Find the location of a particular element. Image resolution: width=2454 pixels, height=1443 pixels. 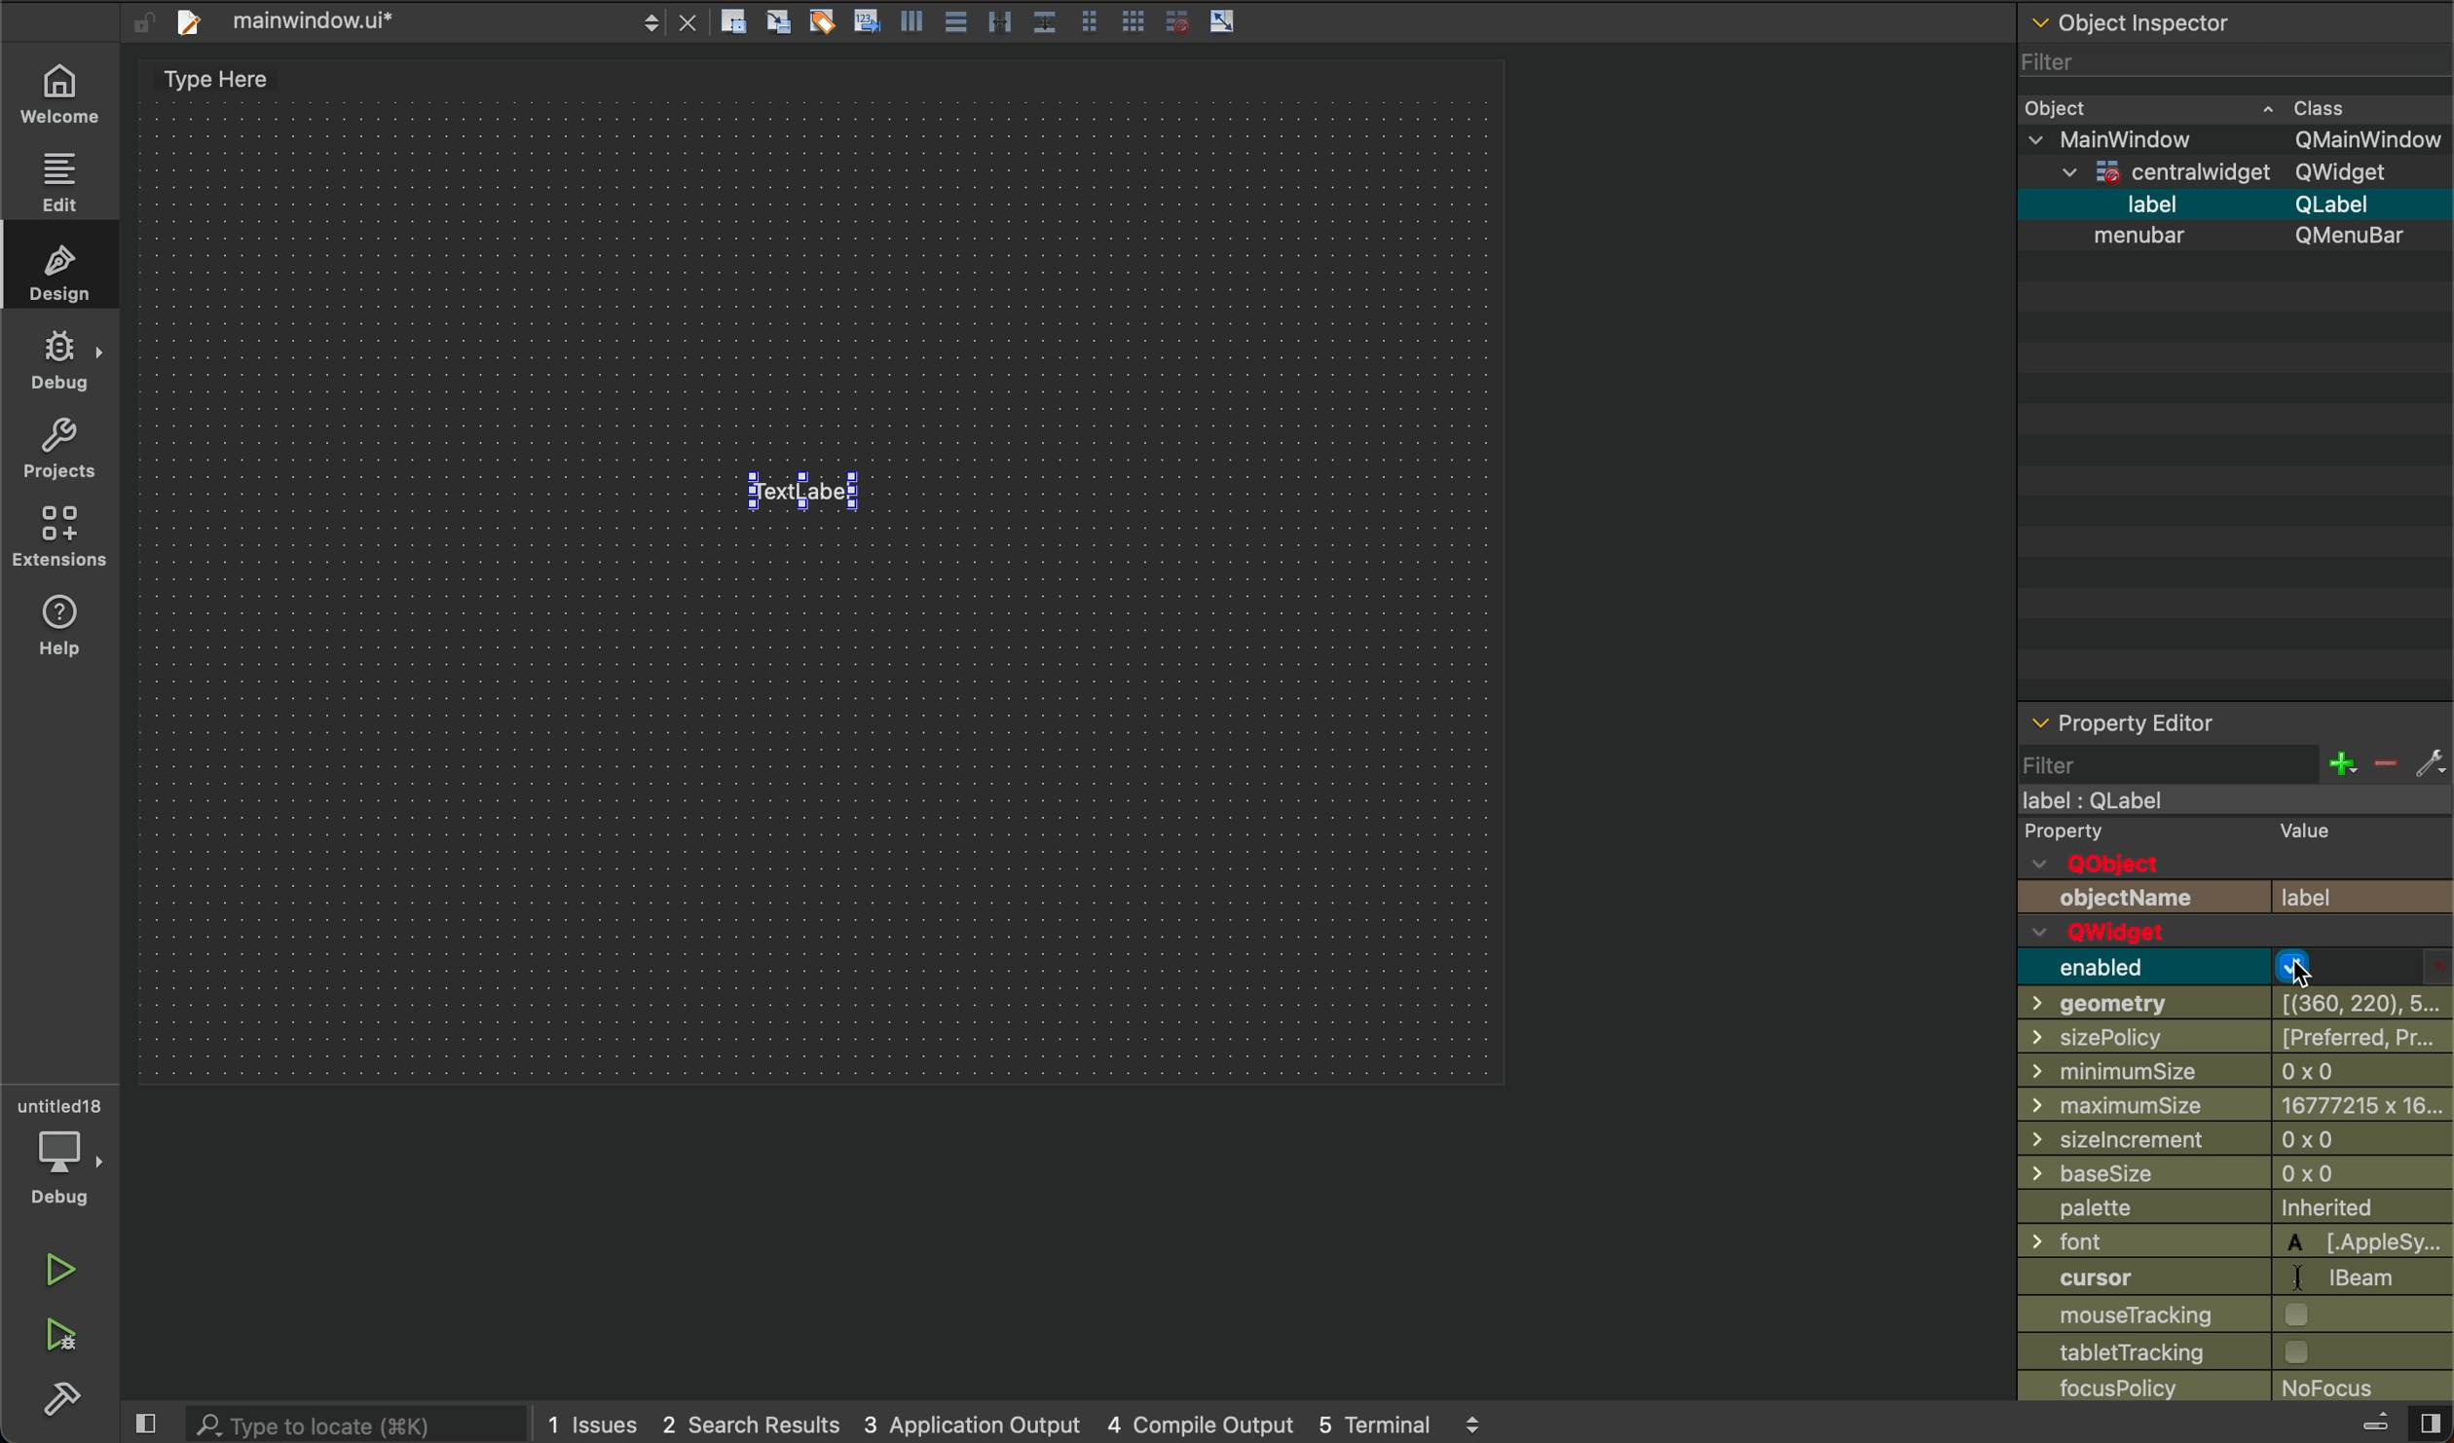

close slide bar is located at coordinates (151, 1424).